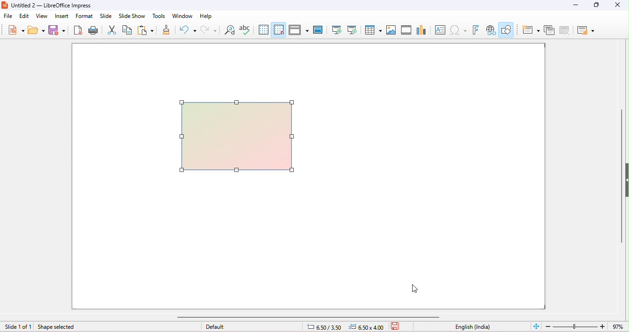 This screenshot has height=332, width=629. I want to click on duplicate slide, so click(549, 31).